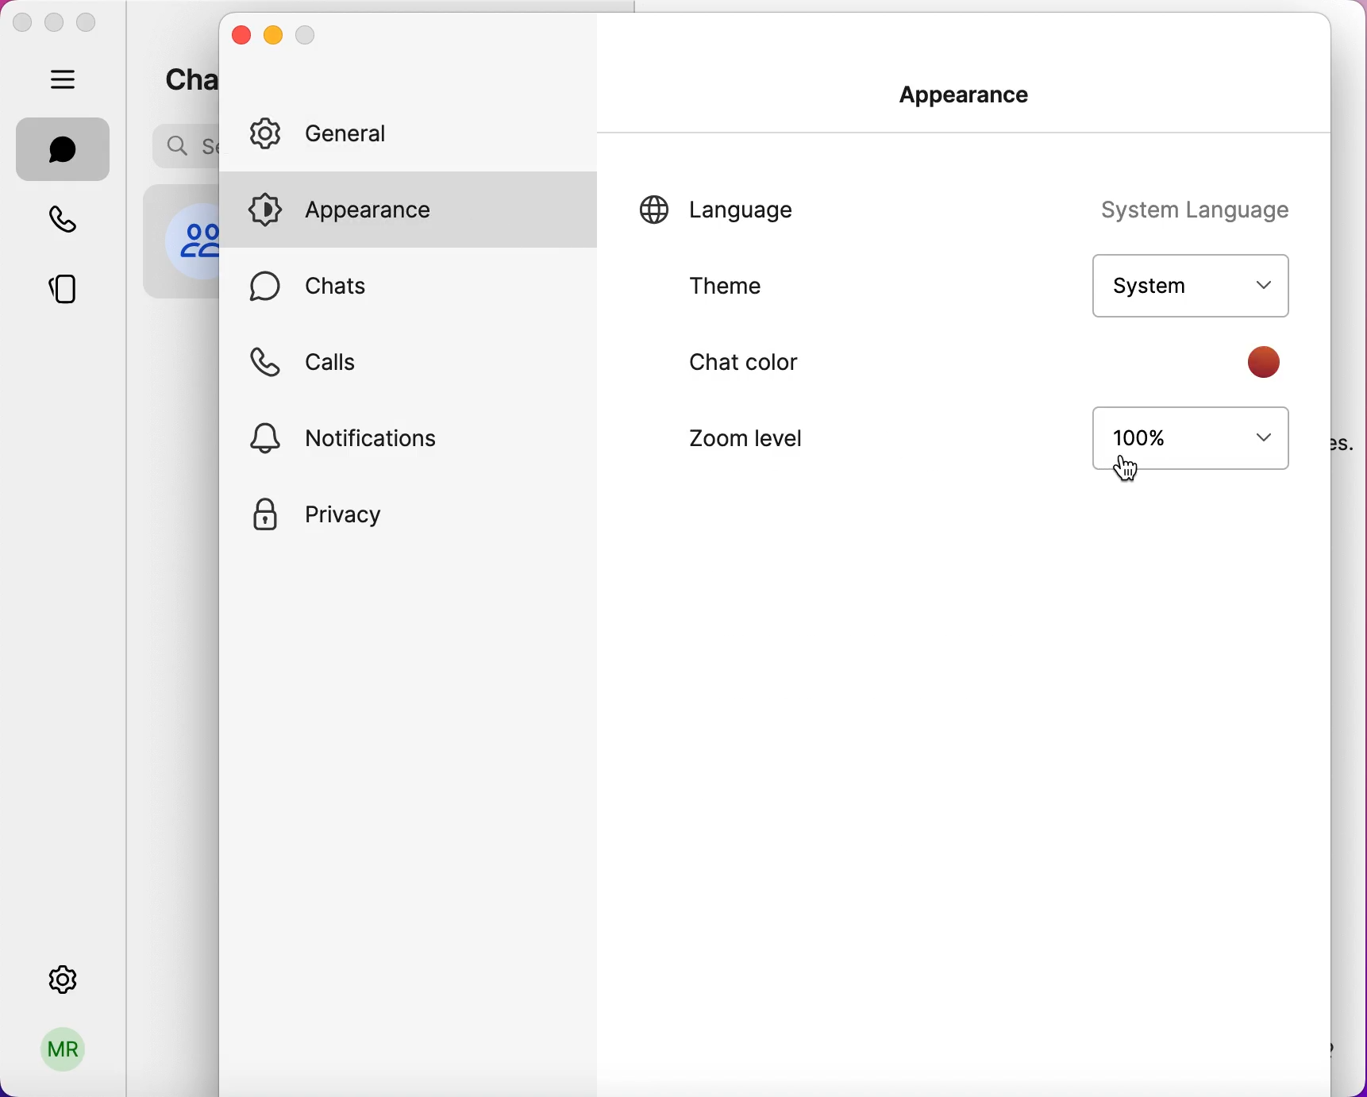 The height and width of the screenshot is (1097, 1367). I want to click on hide bar, so click(58, 80).